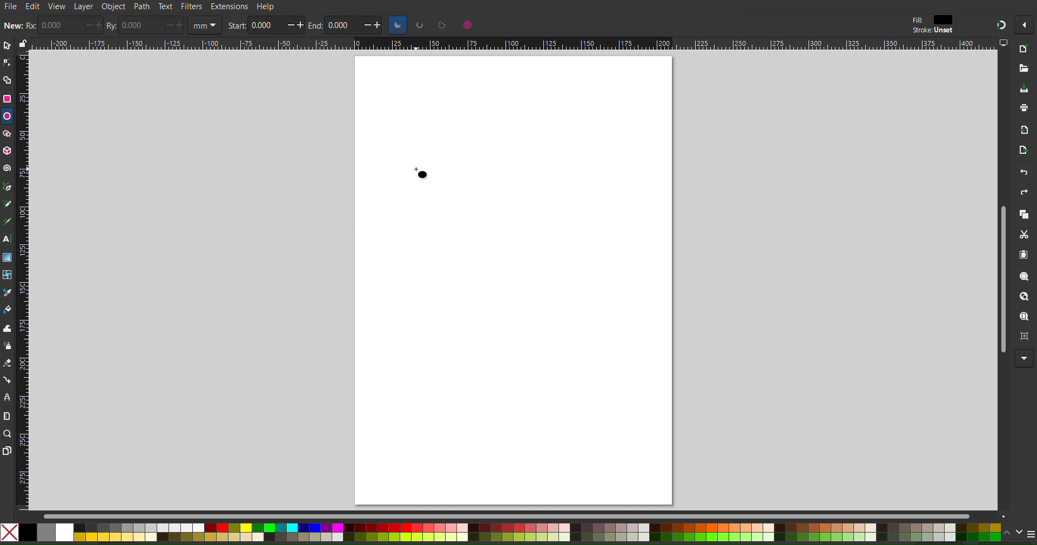  I want to click on Help, so click(265, 6).